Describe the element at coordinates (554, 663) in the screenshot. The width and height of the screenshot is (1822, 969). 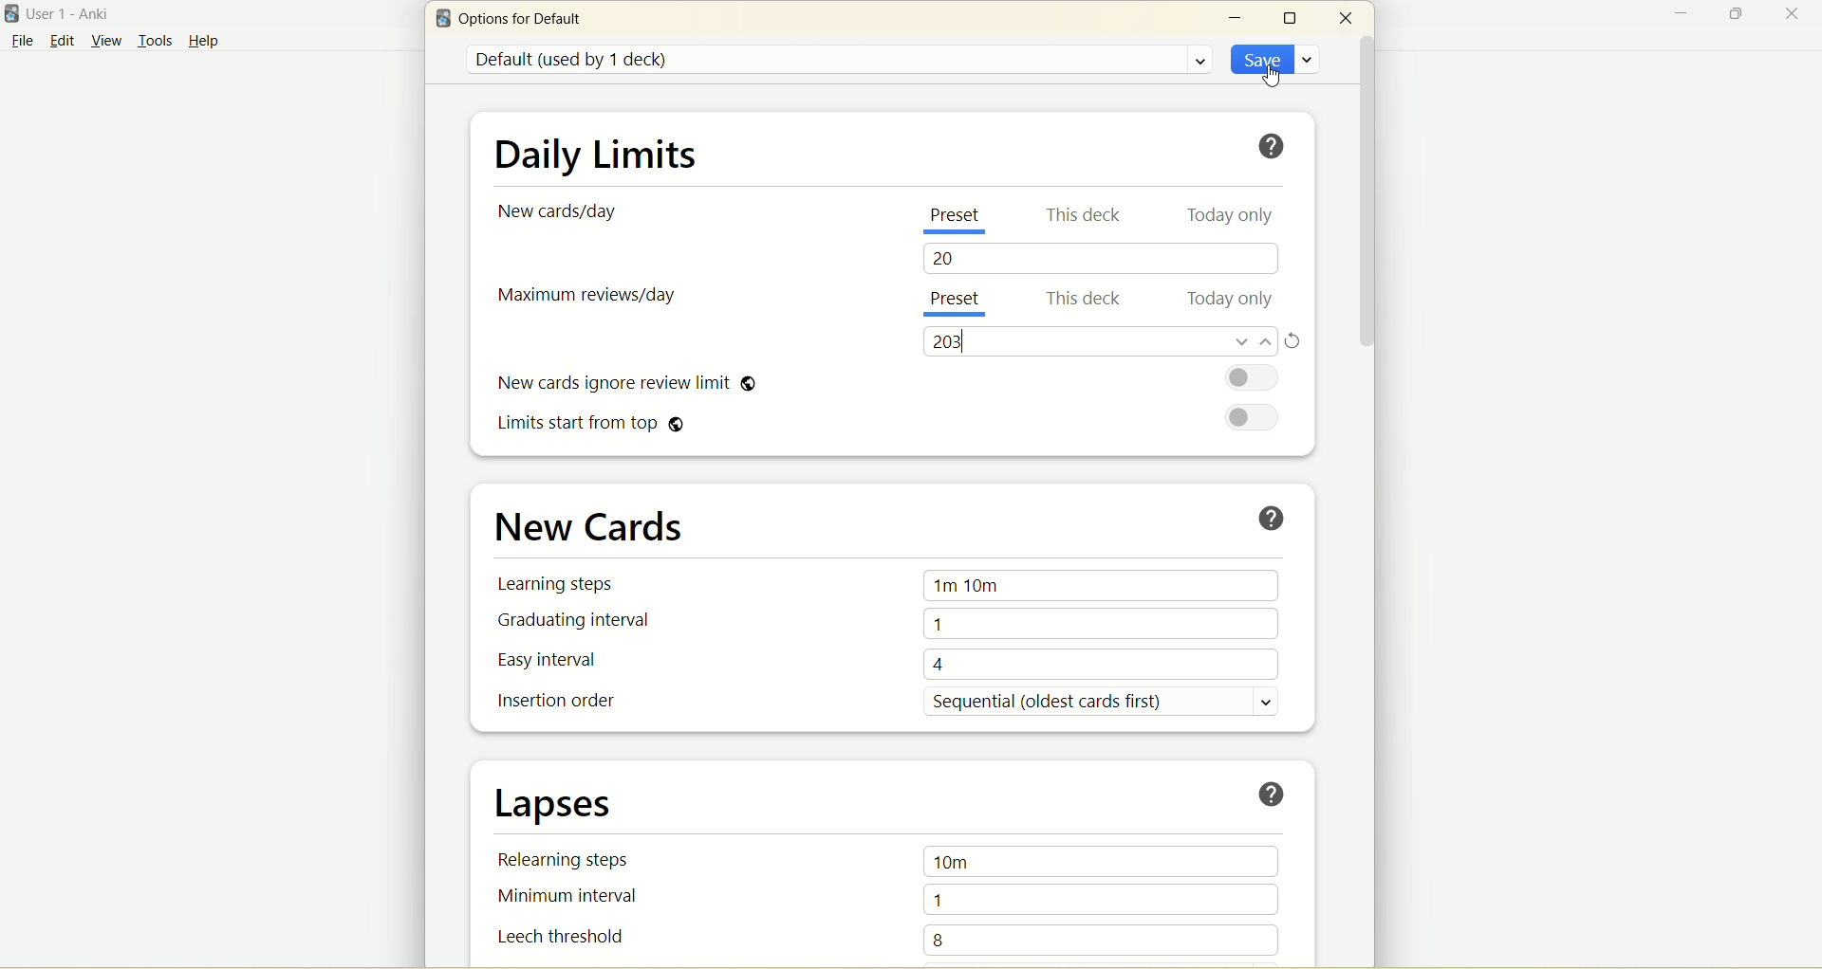
I see `easy interval` at that location.